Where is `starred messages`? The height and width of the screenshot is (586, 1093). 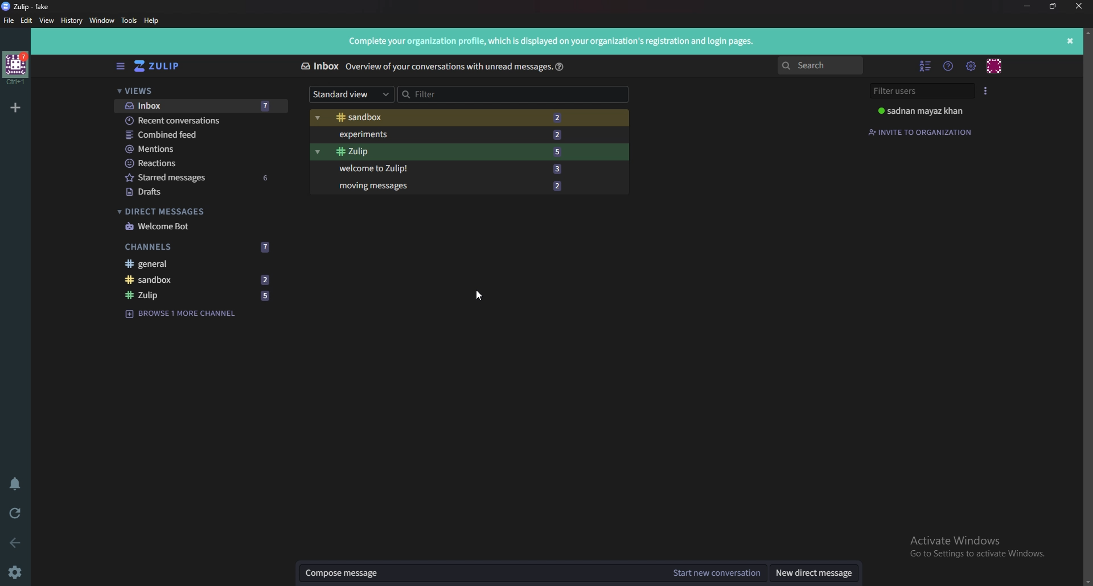
starred messages is located at coordinates (203, 178).